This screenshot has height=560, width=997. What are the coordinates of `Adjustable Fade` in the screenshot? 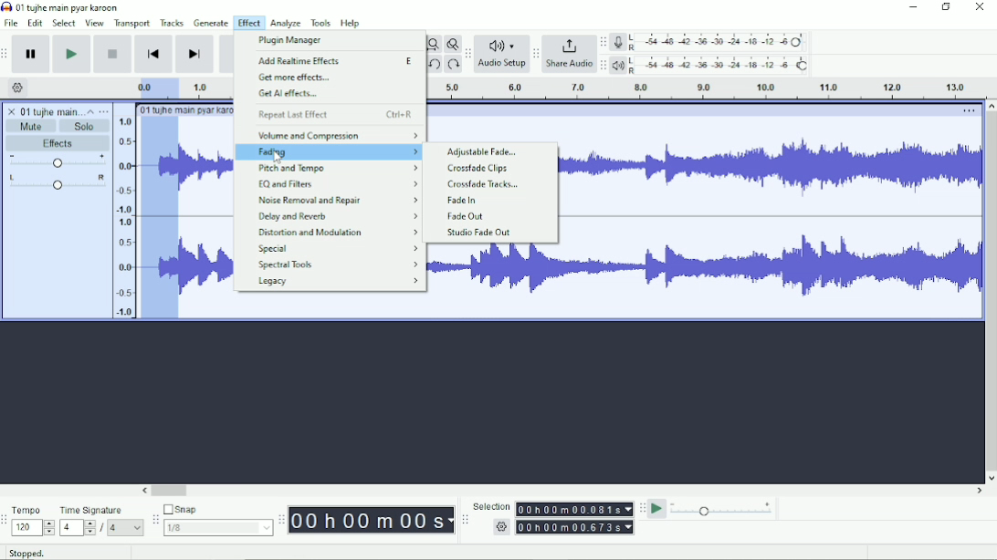 It's located at (482, 152).